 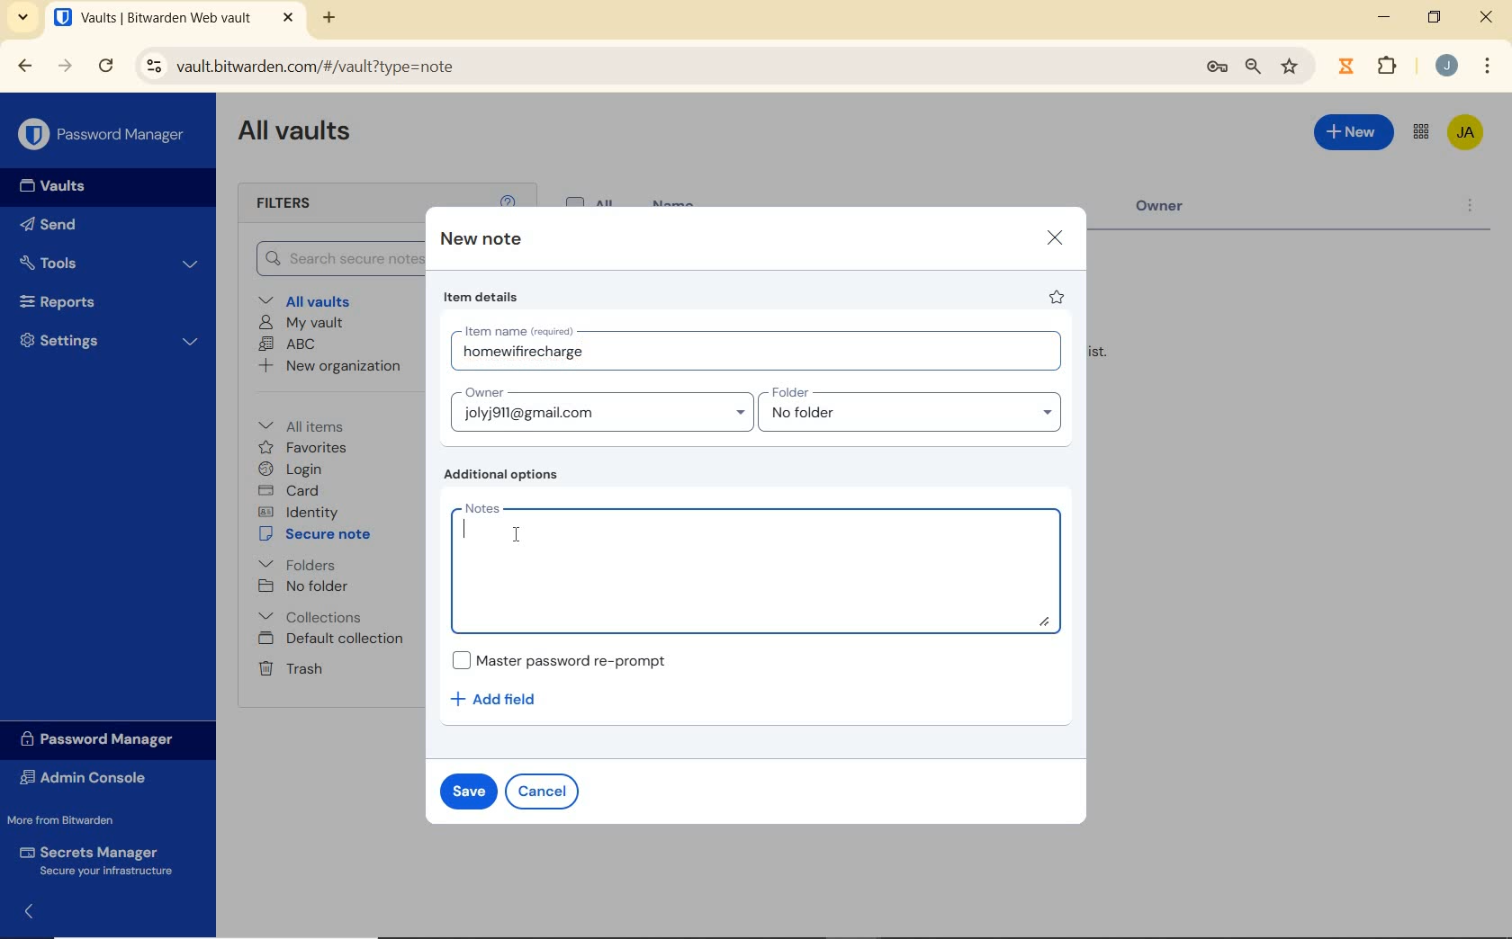 What do you see at coordinates (295, 134) in the screenshot?
I see `All Vaults` at bounding box center [295, 134].